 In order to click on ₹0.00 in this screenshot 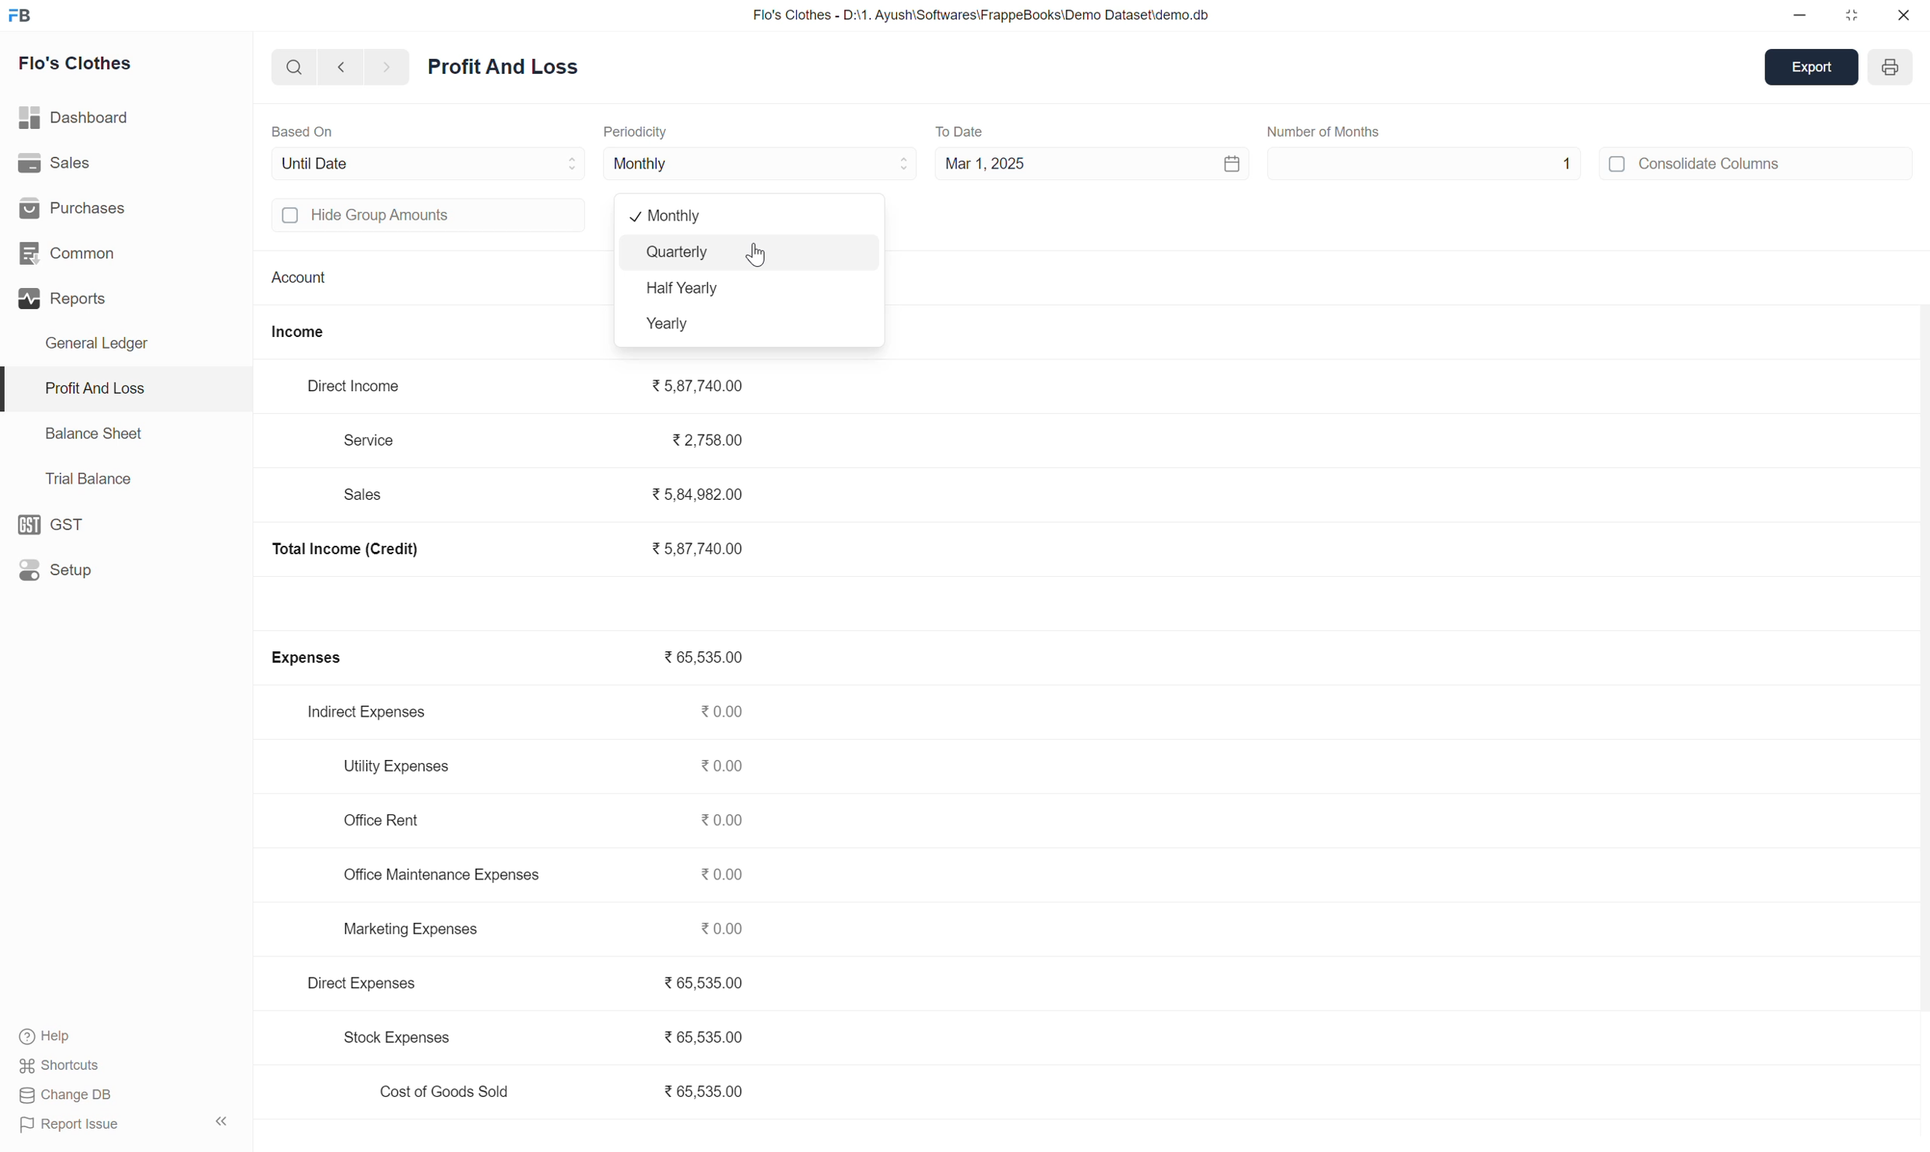, I will do `click(724, 713)`.